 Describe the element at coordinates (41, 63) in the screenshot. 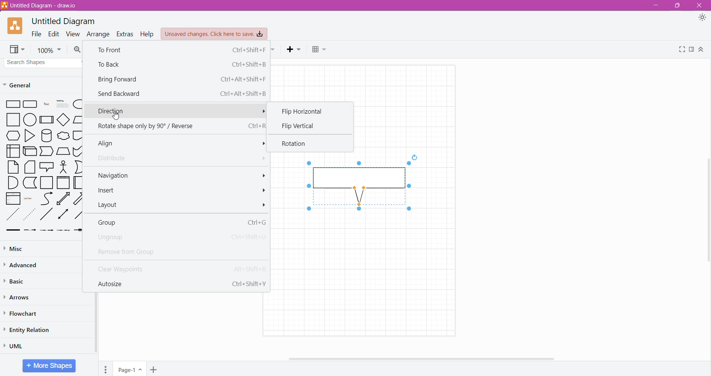

I see `Search Shapes` at that location.